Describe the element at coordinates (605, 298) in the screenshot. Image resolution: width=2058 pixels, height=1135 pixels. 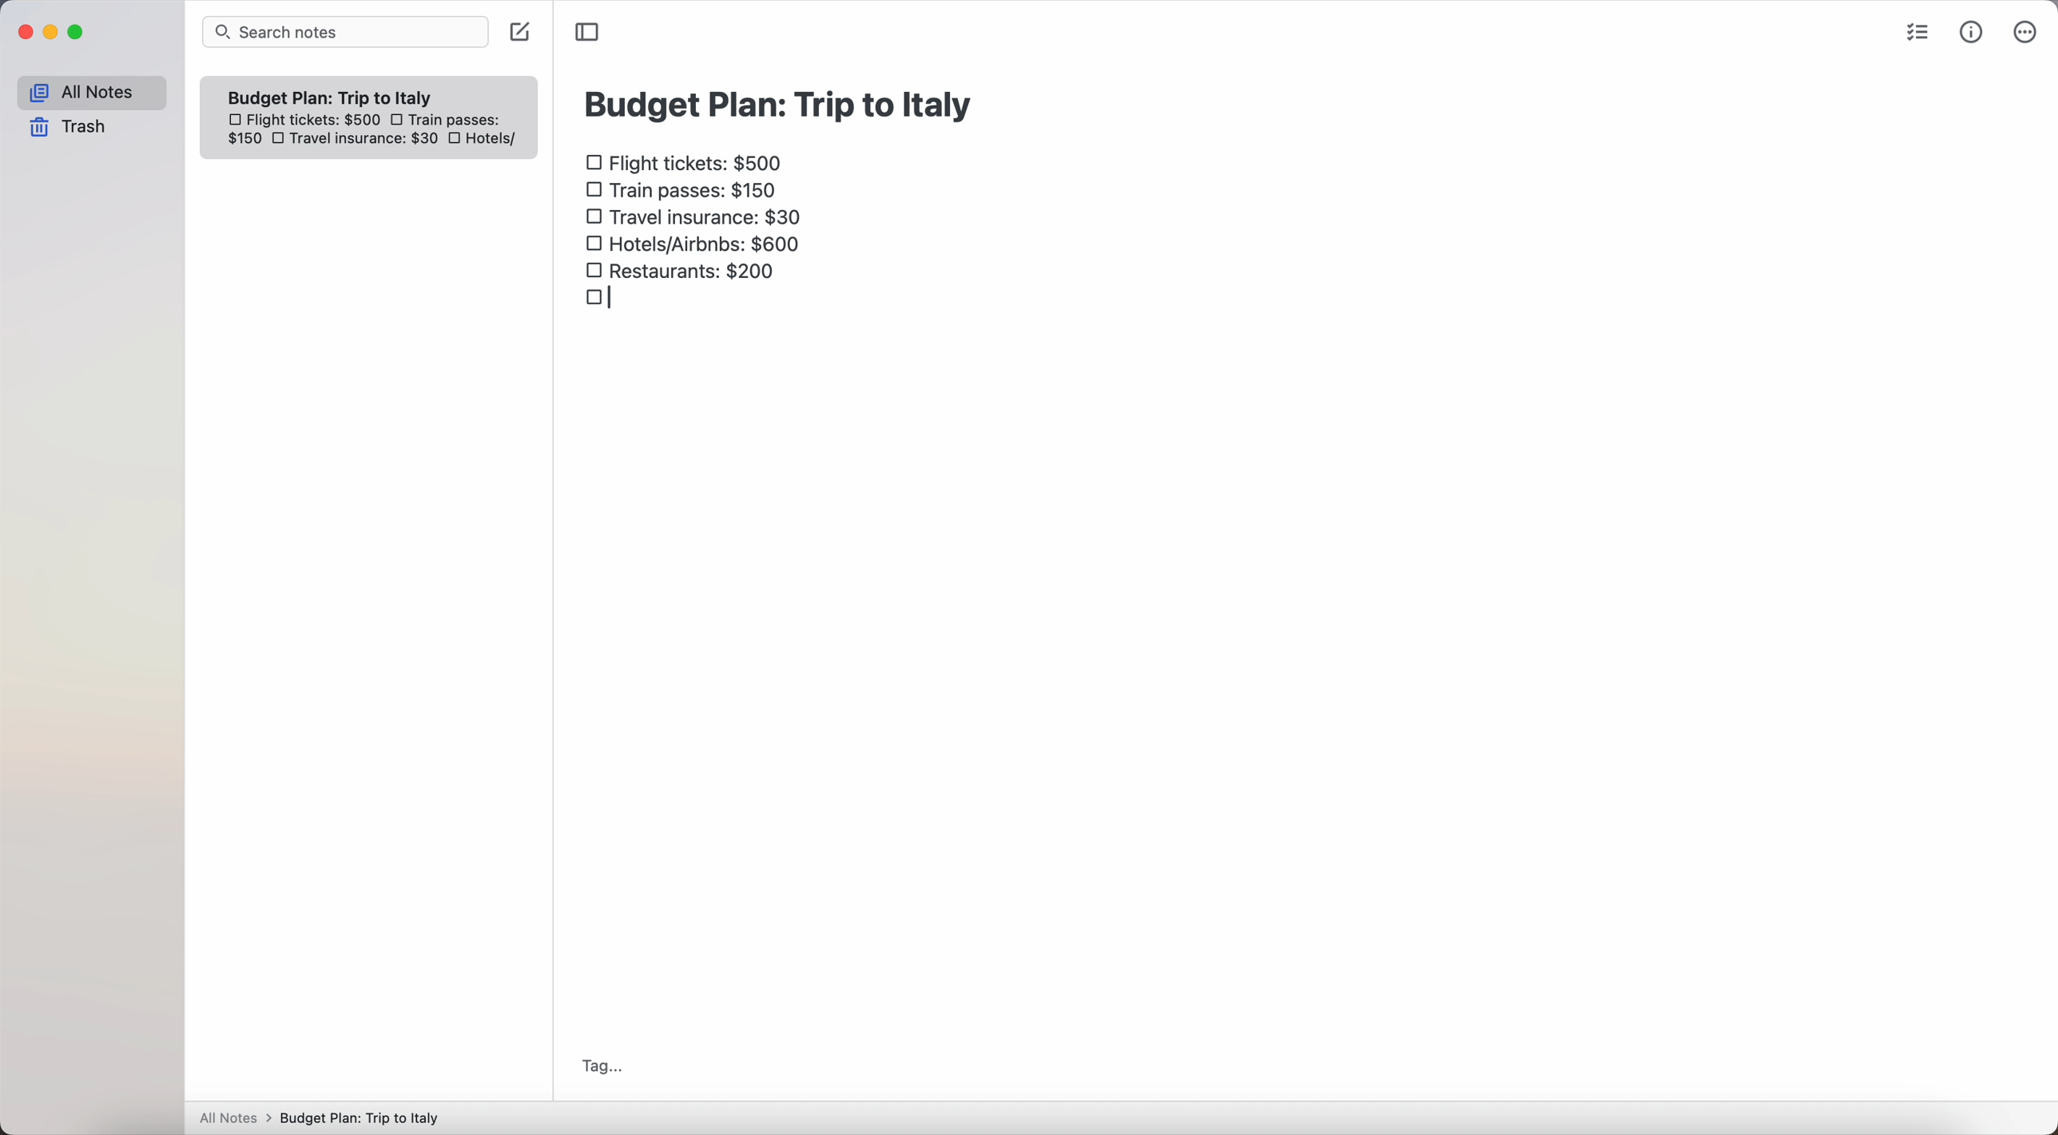
I see `checkbox` at that location.